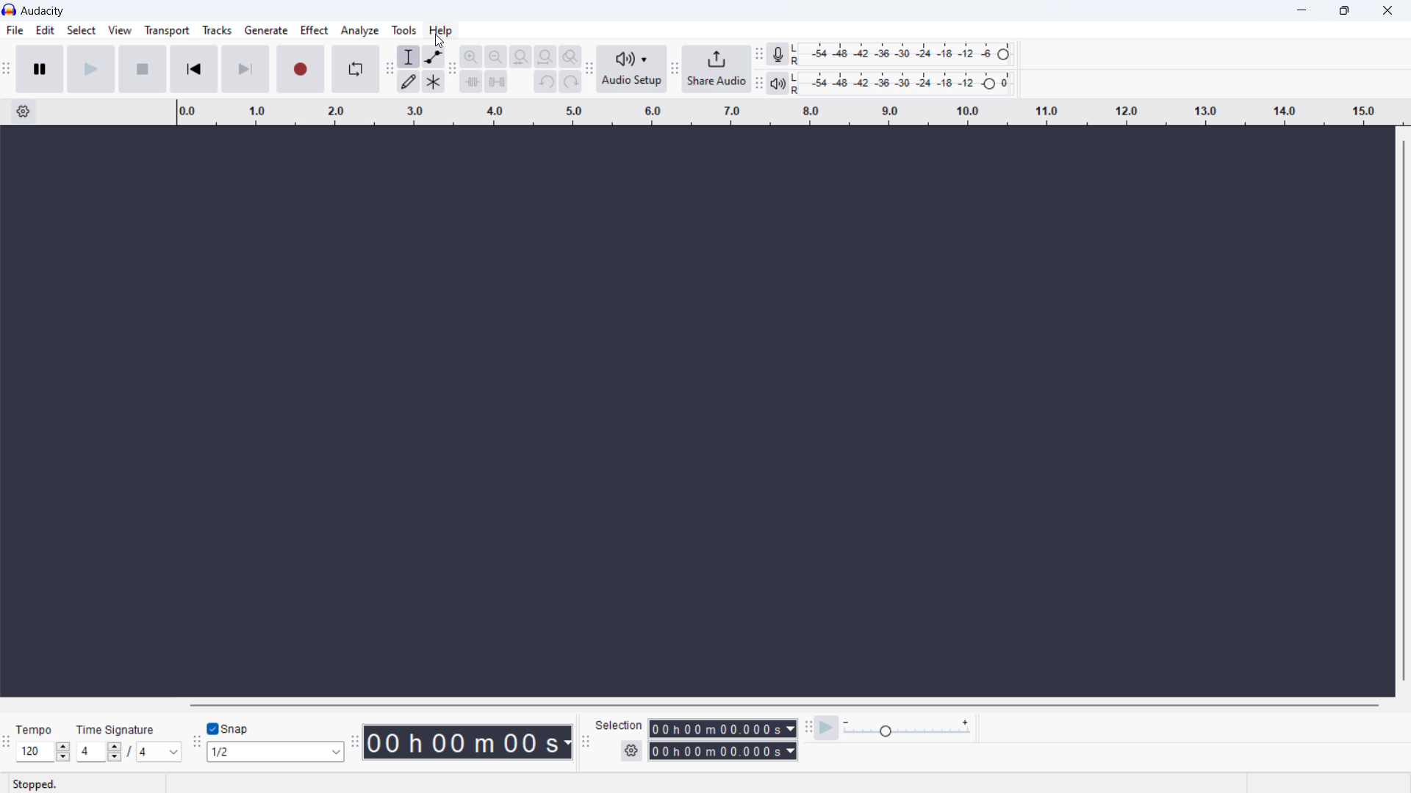  Describe the element at coordinates (35, 783) in the screenshot. I see `Stopped` at that location.